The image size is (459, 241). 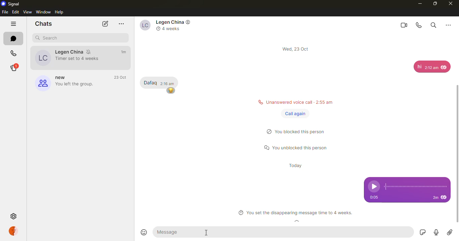 What do you see at coordinates (64, 82) in the screenshot?
I see `new You left the group.` at bounding box center [64, 82].